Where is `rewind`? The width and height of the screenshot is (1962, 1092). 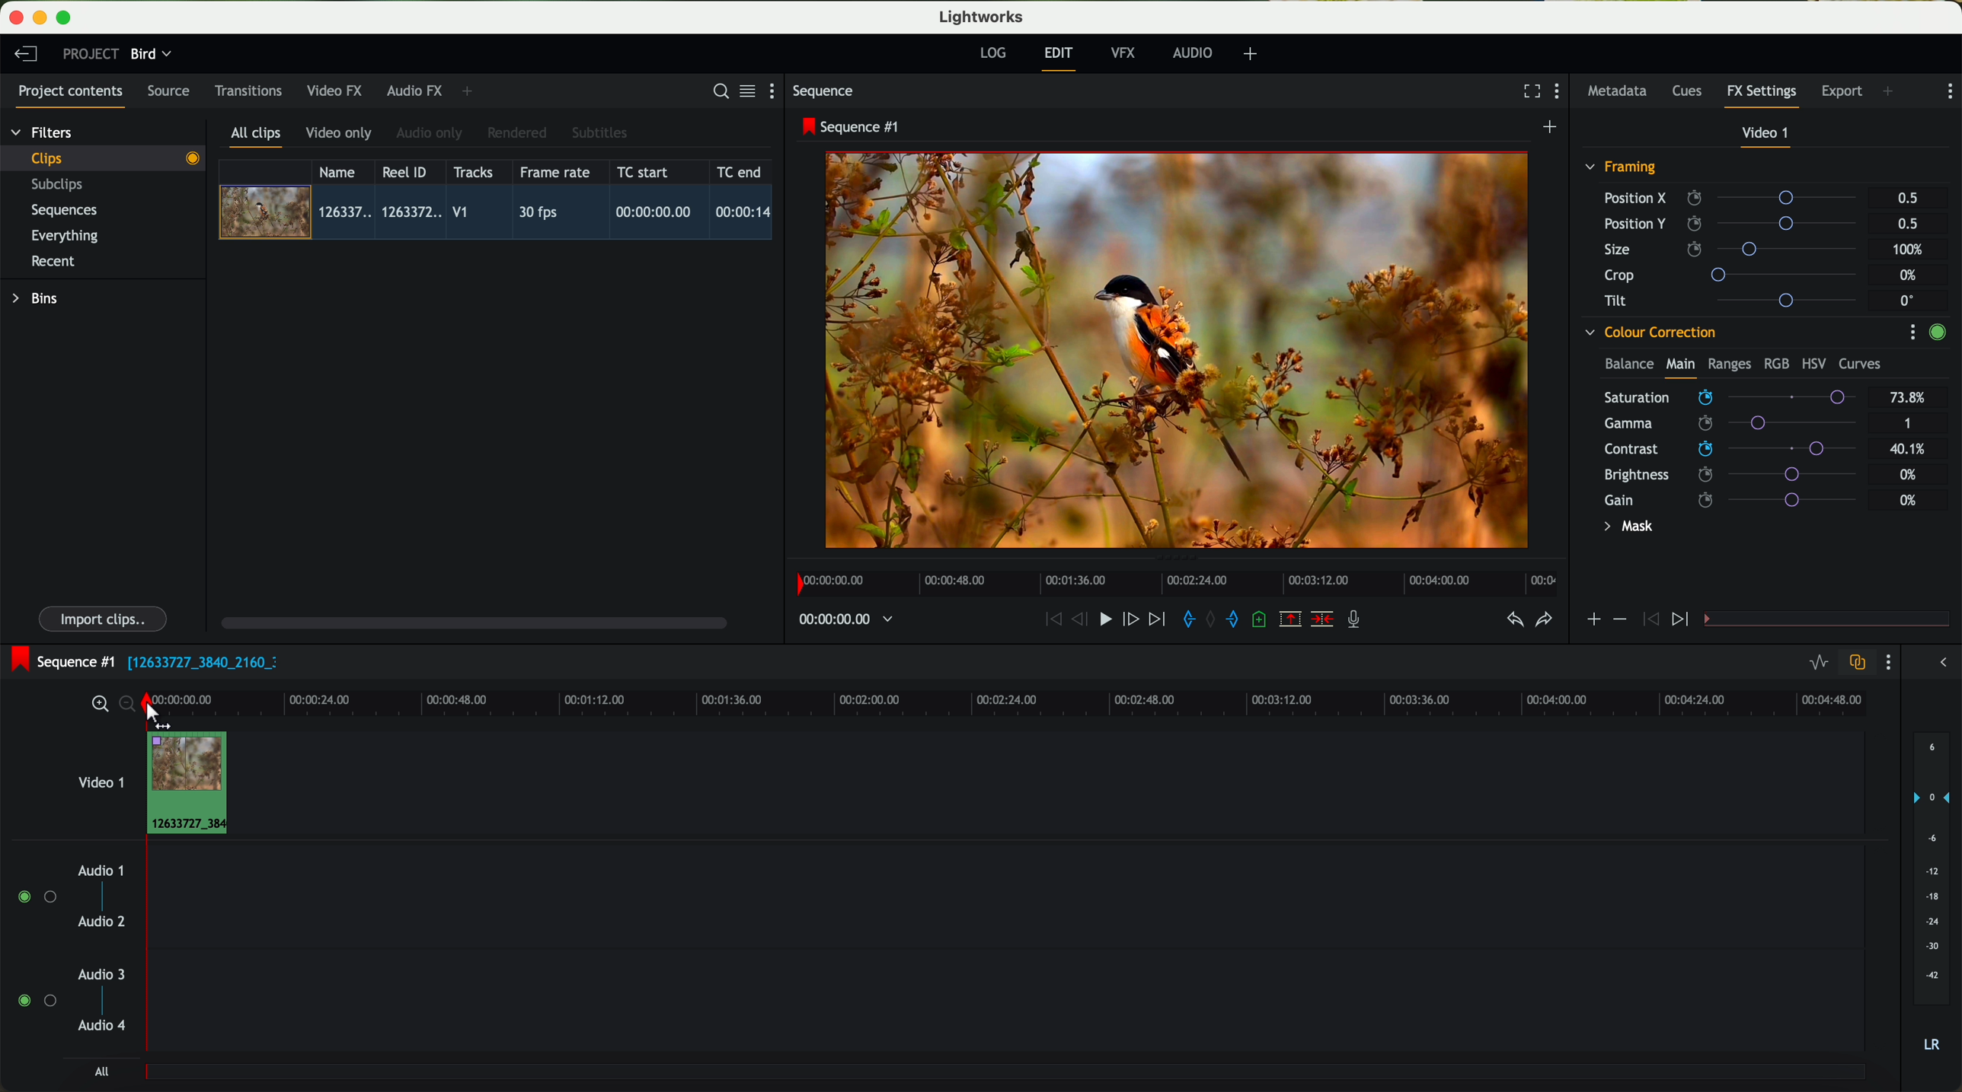
rewind is located at coordinates (1052, 620).